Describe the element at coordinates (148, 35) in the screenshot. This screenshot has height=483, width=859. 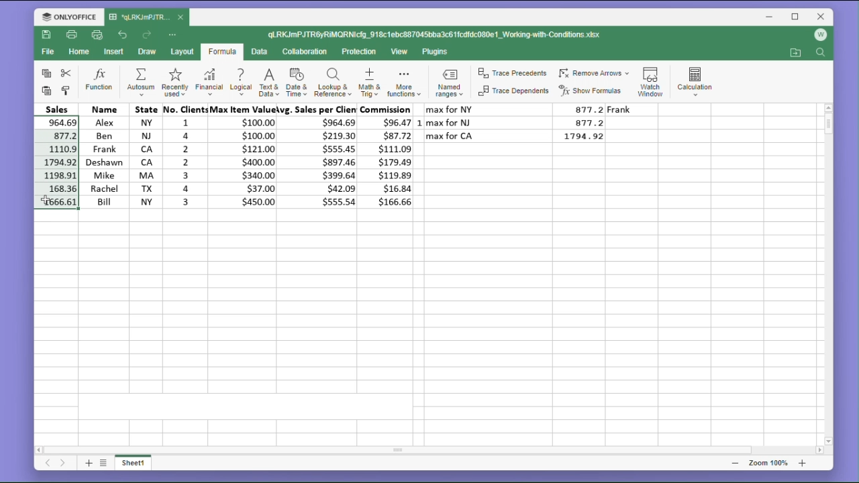
I see `redo` at that location.